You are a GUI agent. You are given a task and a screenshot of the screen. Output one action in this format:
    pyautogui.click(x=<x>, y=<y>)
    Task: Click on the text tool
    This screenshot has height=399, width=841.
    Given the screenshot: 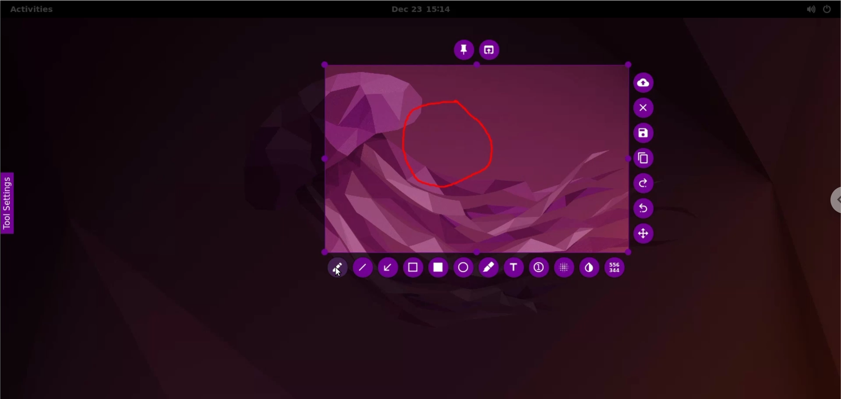 What is the action you would take?
    pyautogui.click(x=514, y=269)
    